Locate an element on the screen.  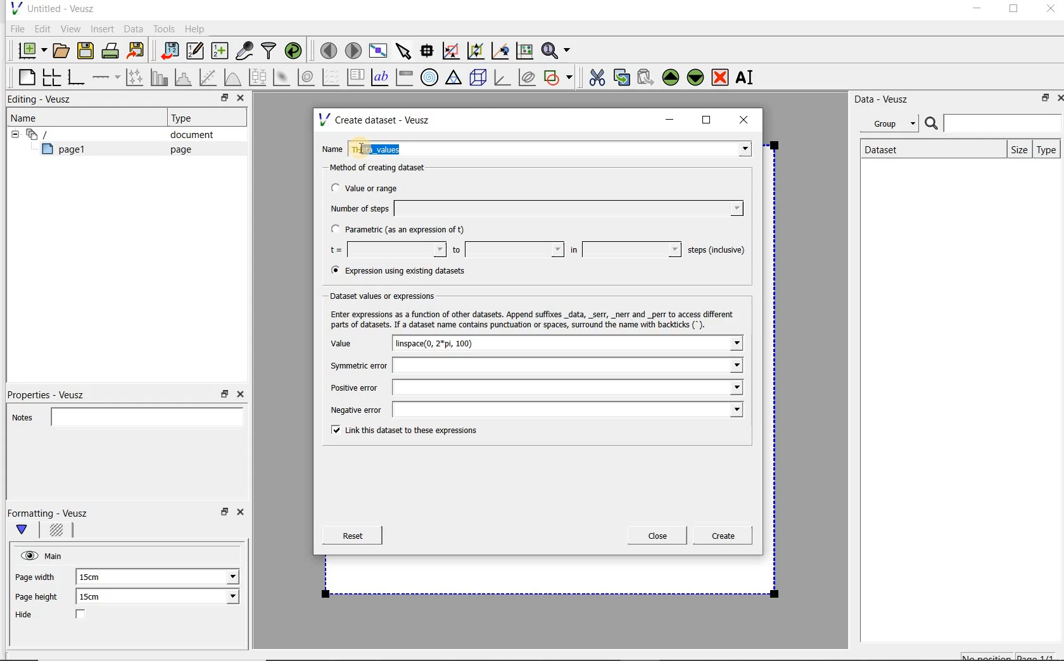
Help is located at coordinates (196, 28).